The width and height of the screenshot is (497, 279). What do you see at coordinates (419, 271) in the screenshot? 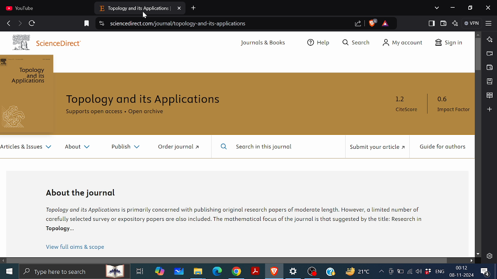
I see `Speaker/headphones` at bounding box center [419, 271].